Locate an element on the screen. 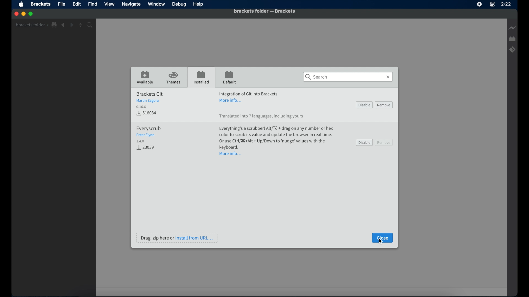 The height and width of the screenshot is (297, 529). remove is located at coordinates (384, 105).